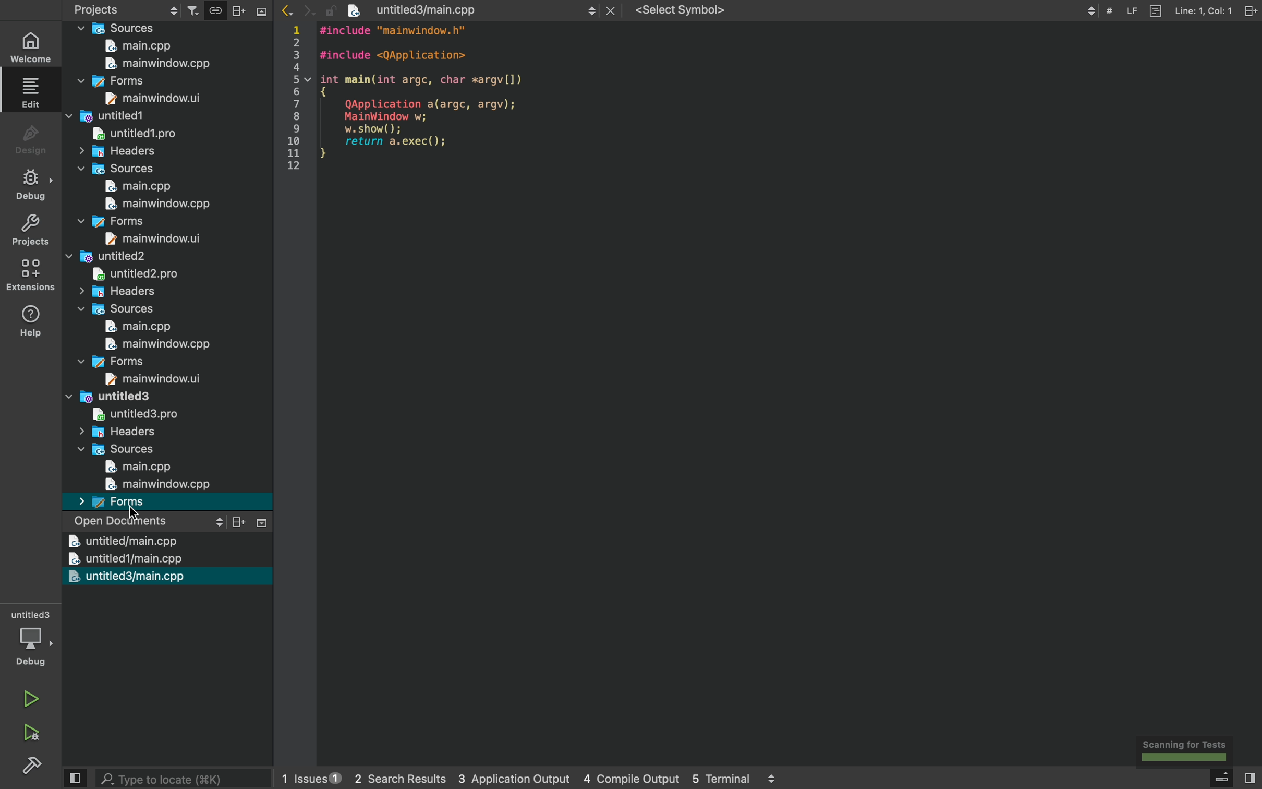 This screenshot has height=789, width=1262. Describe the element at coordinates (1188, 751) in the screenshot. I see `scanning for test` at that location.